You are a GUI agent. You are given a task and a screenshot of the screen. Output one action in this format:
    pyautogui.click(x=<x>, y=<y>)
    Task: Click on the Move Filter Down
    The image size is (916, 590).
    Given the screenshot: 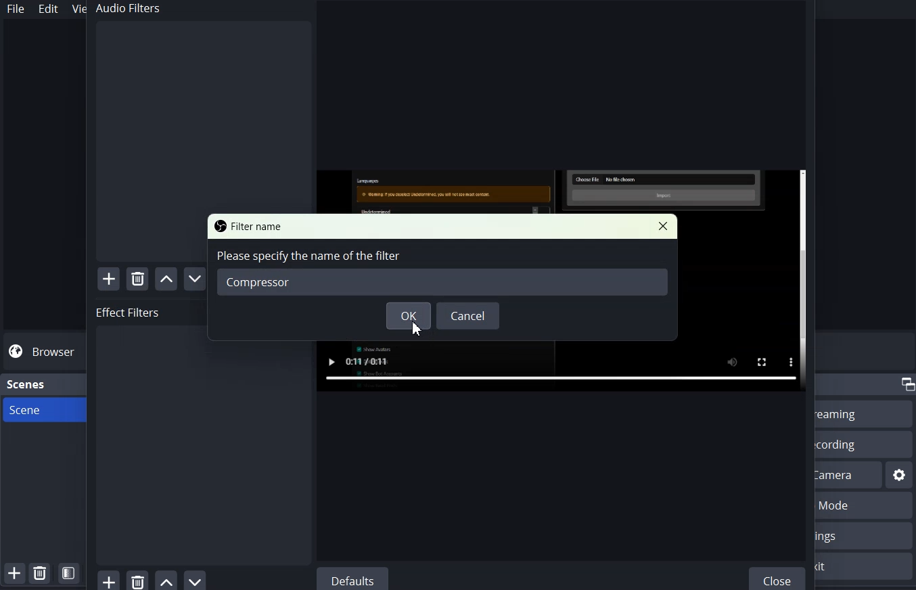 What is the action you would take?
    pyautogui.click(x=197, y=279)
    